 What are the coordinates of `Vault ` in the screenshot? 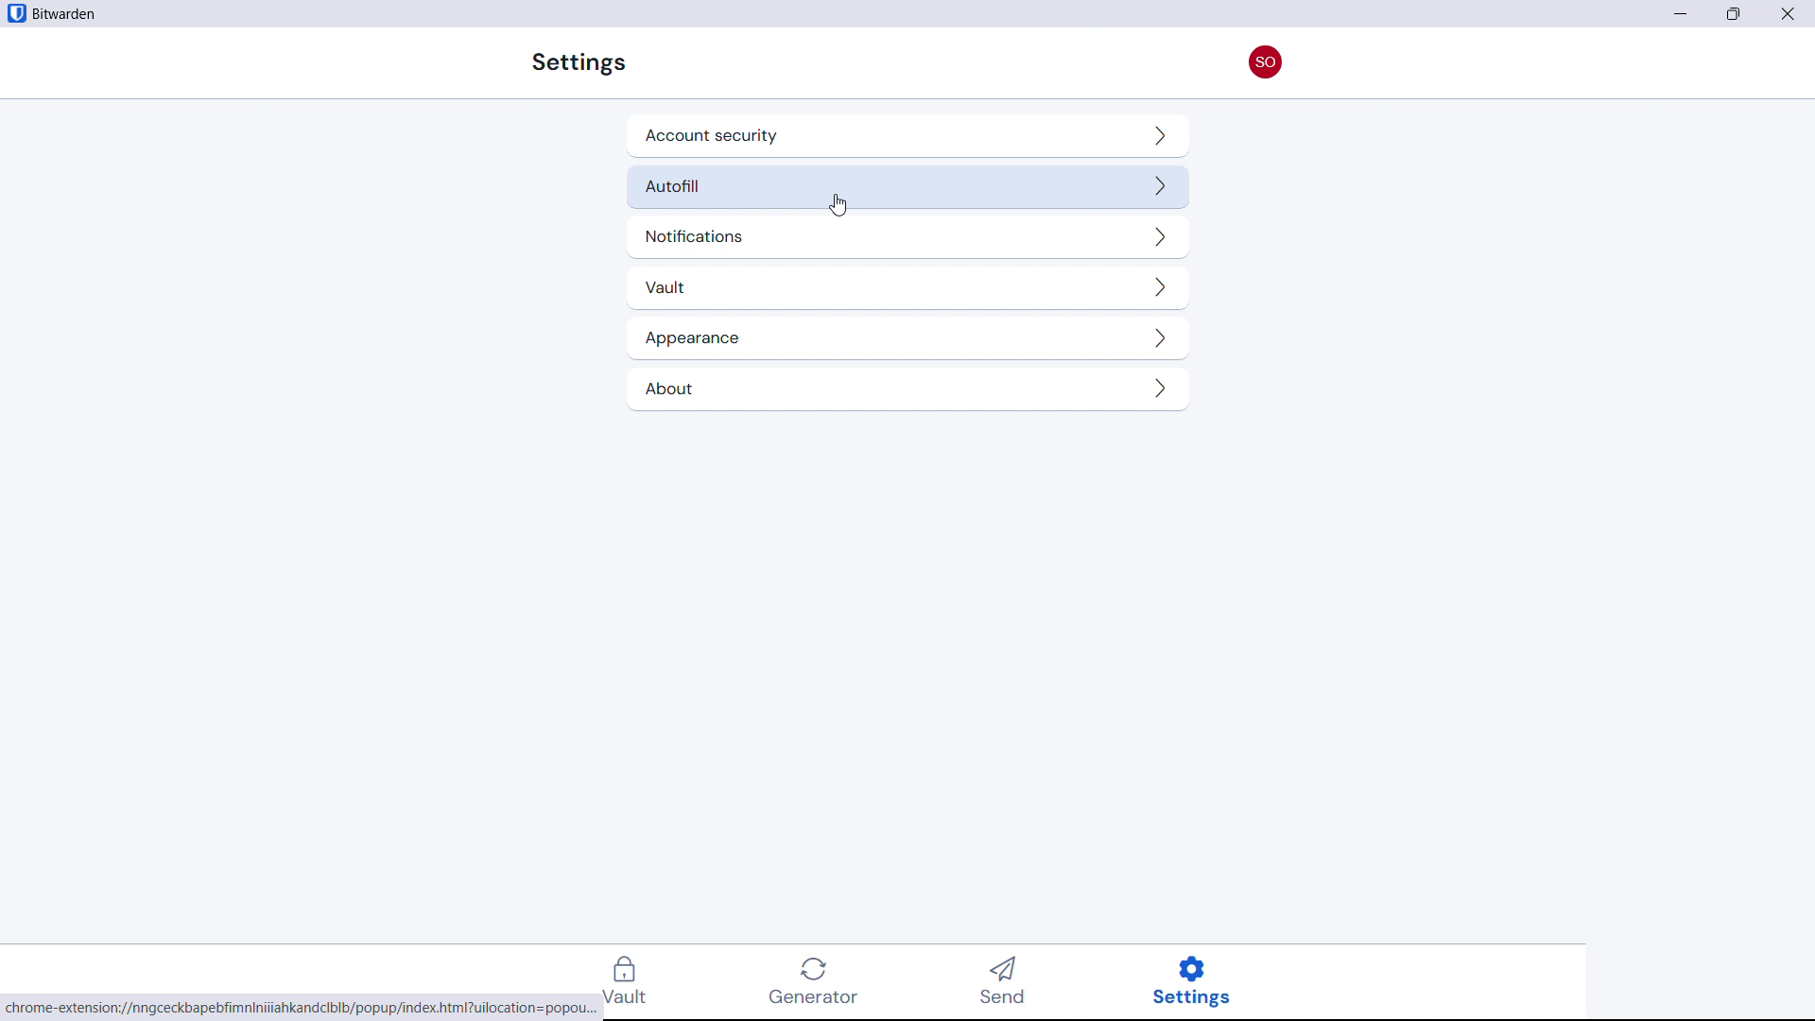 It's located at (635, 981).